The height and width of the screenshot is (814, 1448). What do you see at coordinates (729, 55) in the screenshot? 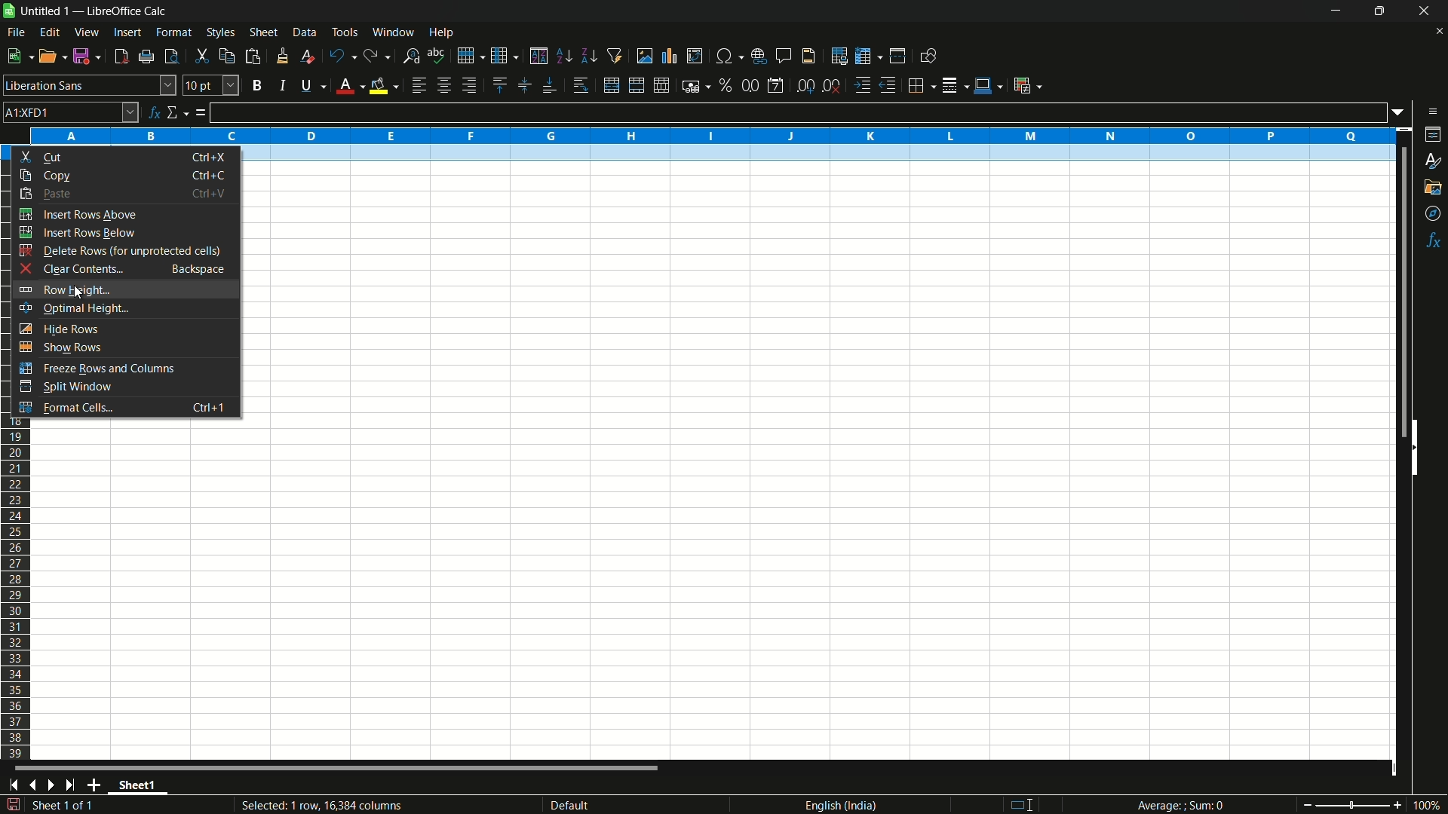
I see `insert special characters` at bounding box center [729, 55].